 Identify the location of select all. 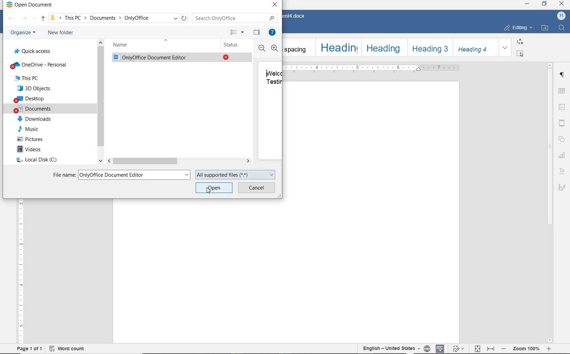
(520, 54).